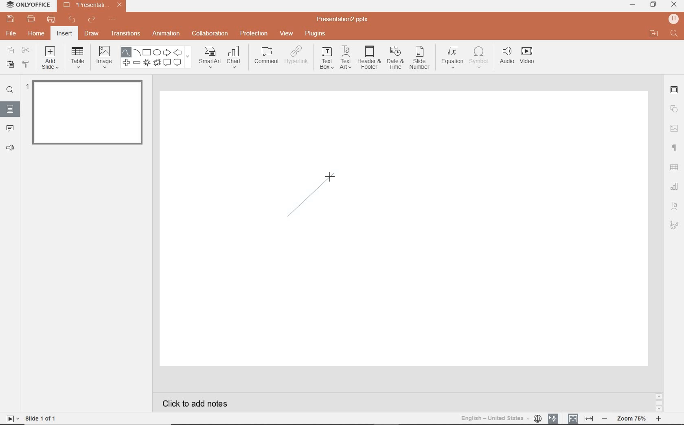 This screenshot has height=425, width=684. What do you see at coordinates (26, 50) in the screenshot?
I see `CUT` at bounding box center [26, 50].